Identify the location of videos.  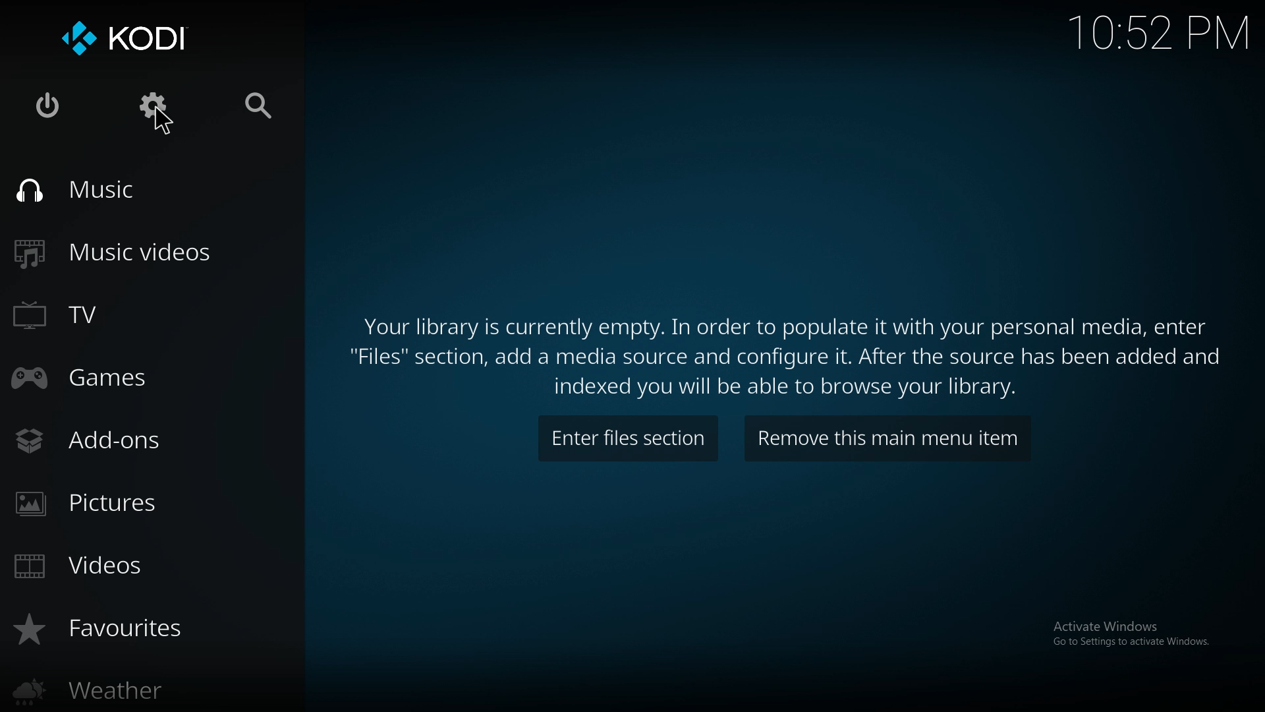
(128, 566).